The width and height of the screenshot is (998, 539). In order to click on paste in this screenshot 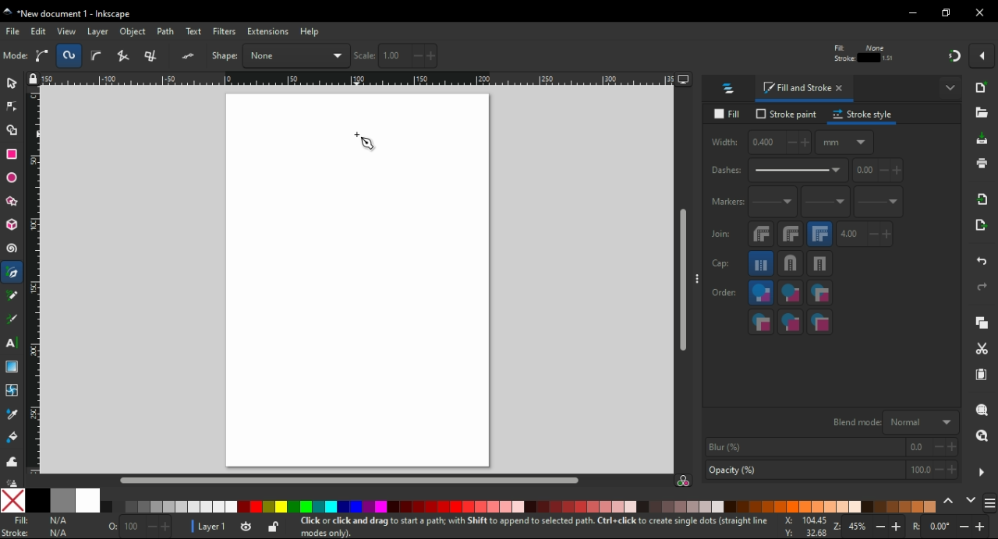, I will do `click(981, 375)`.